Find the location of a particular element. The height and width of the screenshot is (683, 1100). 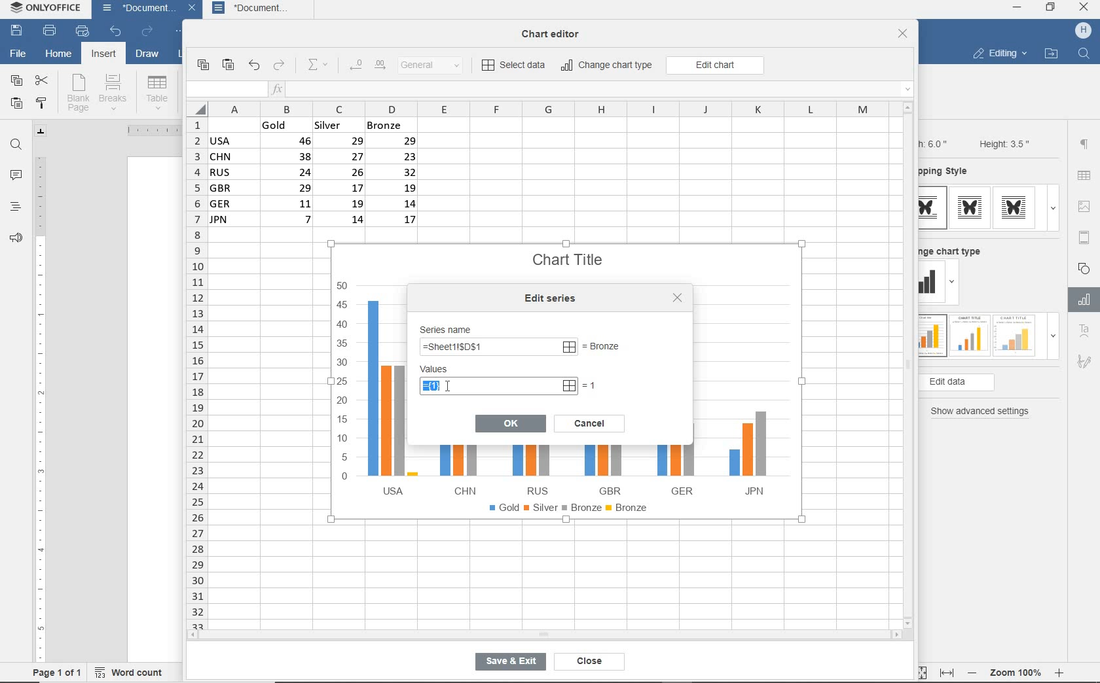

page 1 of 1 is located at coordinates (58, 672).